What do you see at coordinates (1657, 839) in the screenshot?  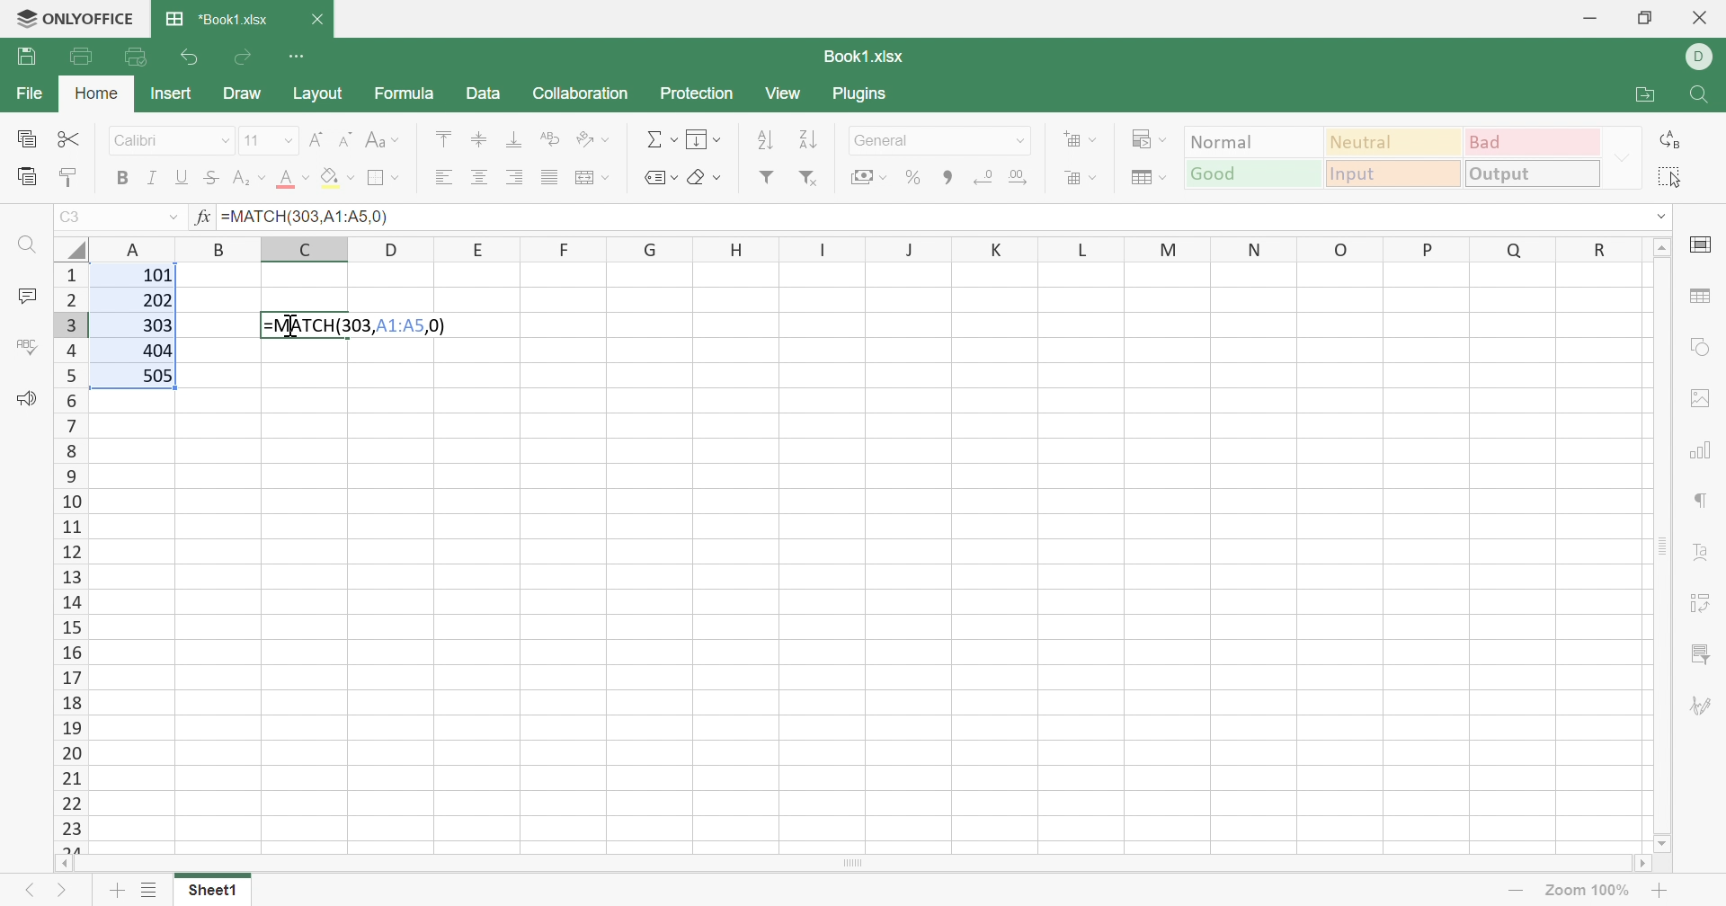 I see `Scroll Down` at bounding box center [1657, 839].